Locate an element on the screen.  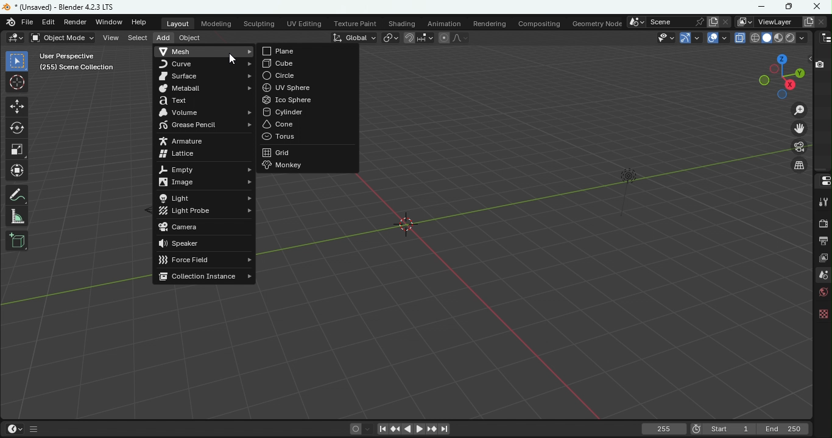
Scene is located at coordinates (821, 276).